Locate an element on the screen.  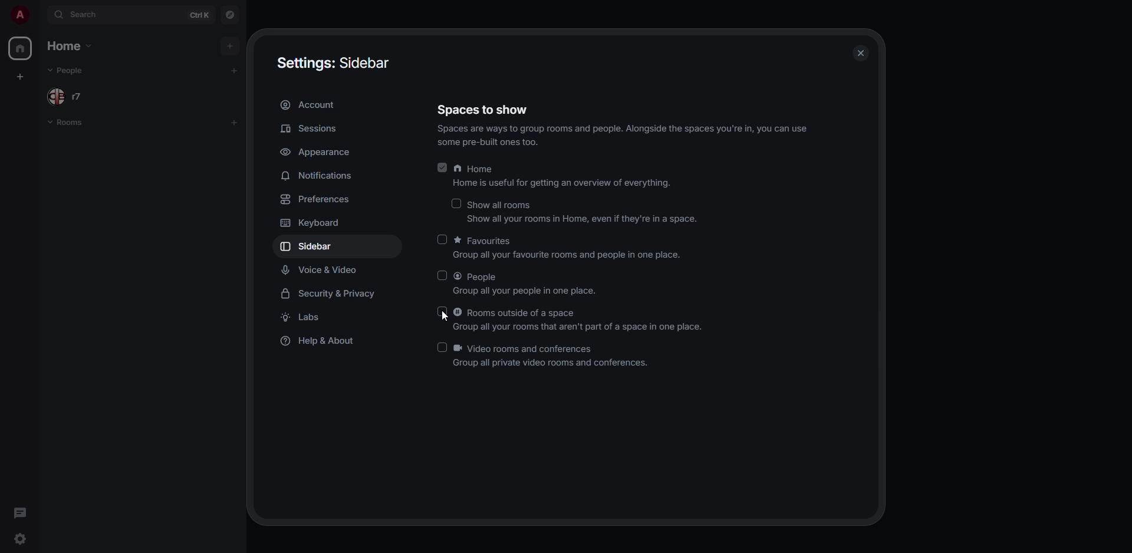
click to enable is located at coordinates (443, 313).